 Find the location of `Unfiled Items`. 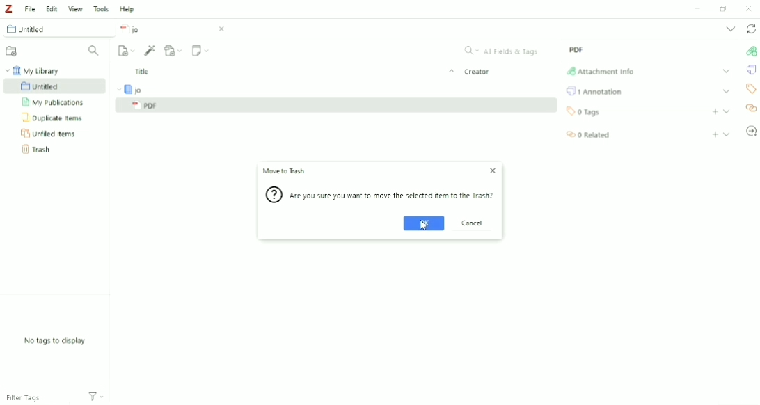

Unfiled Items is located at coordinates (48, 134).